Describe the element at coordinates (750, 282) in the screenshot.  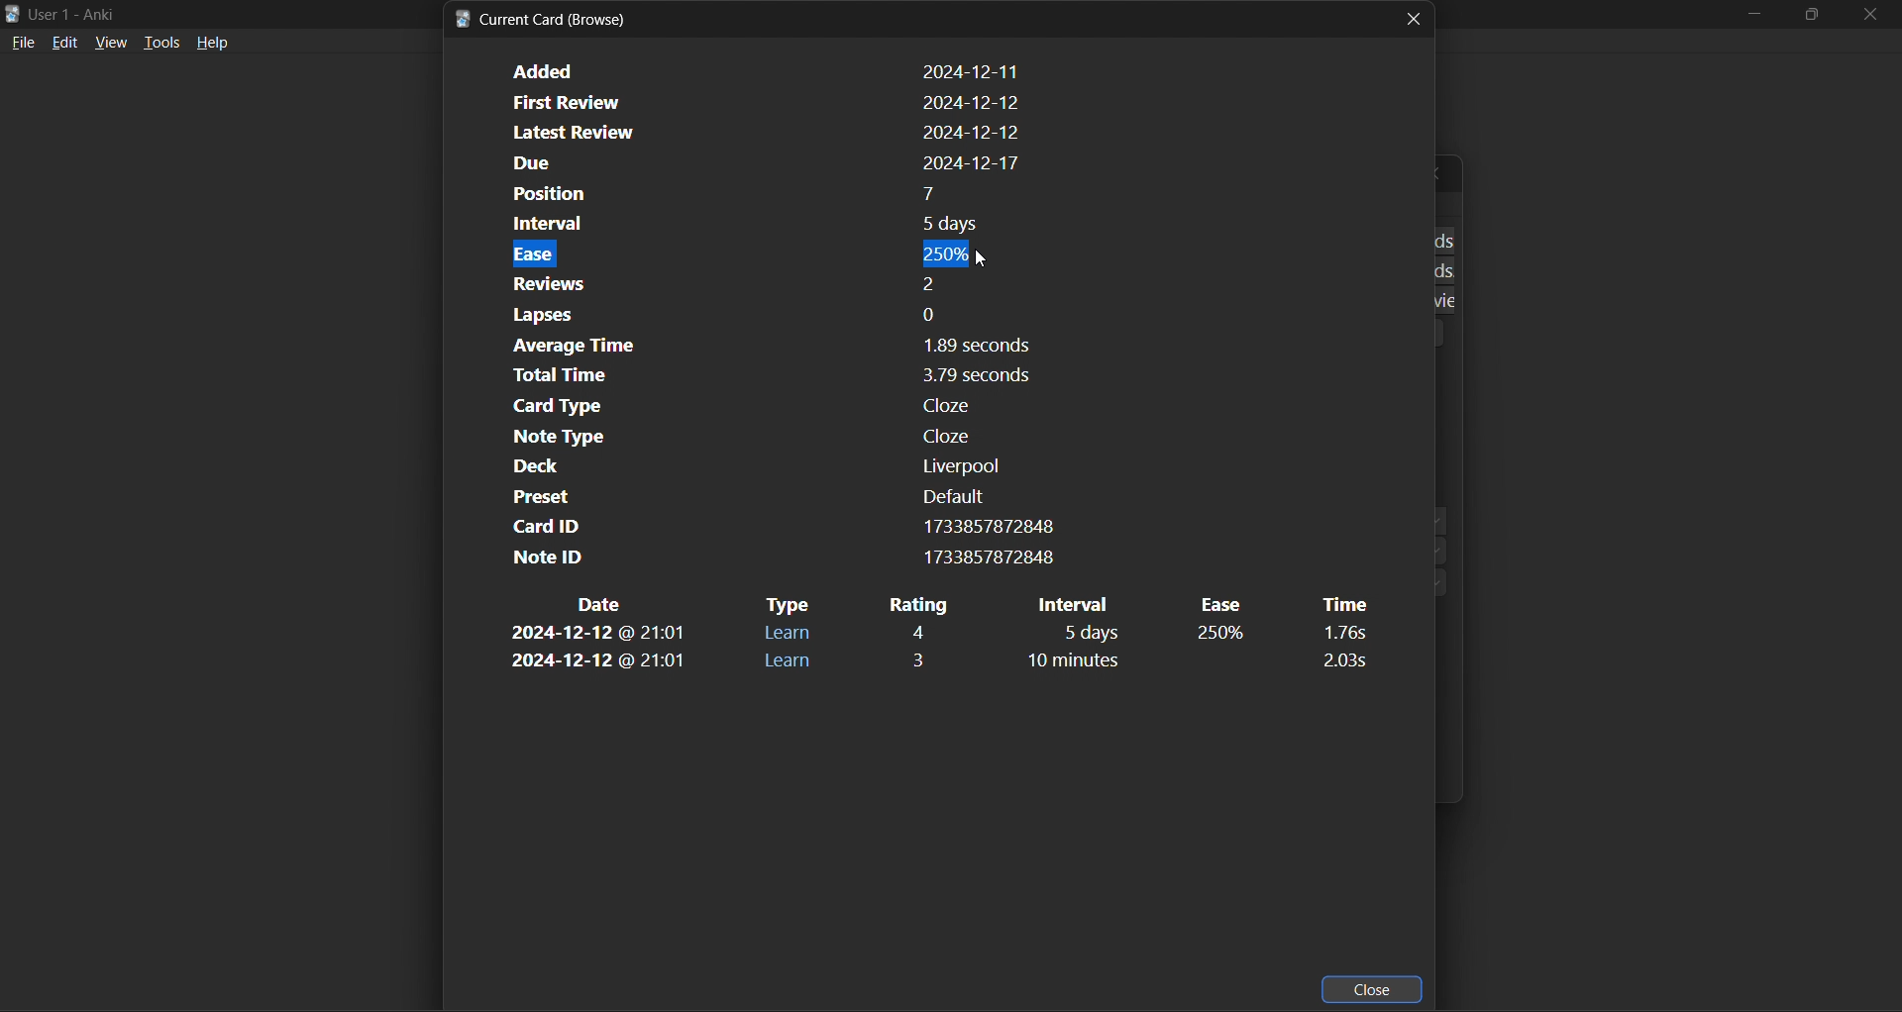
I see `card reviews` at that location.